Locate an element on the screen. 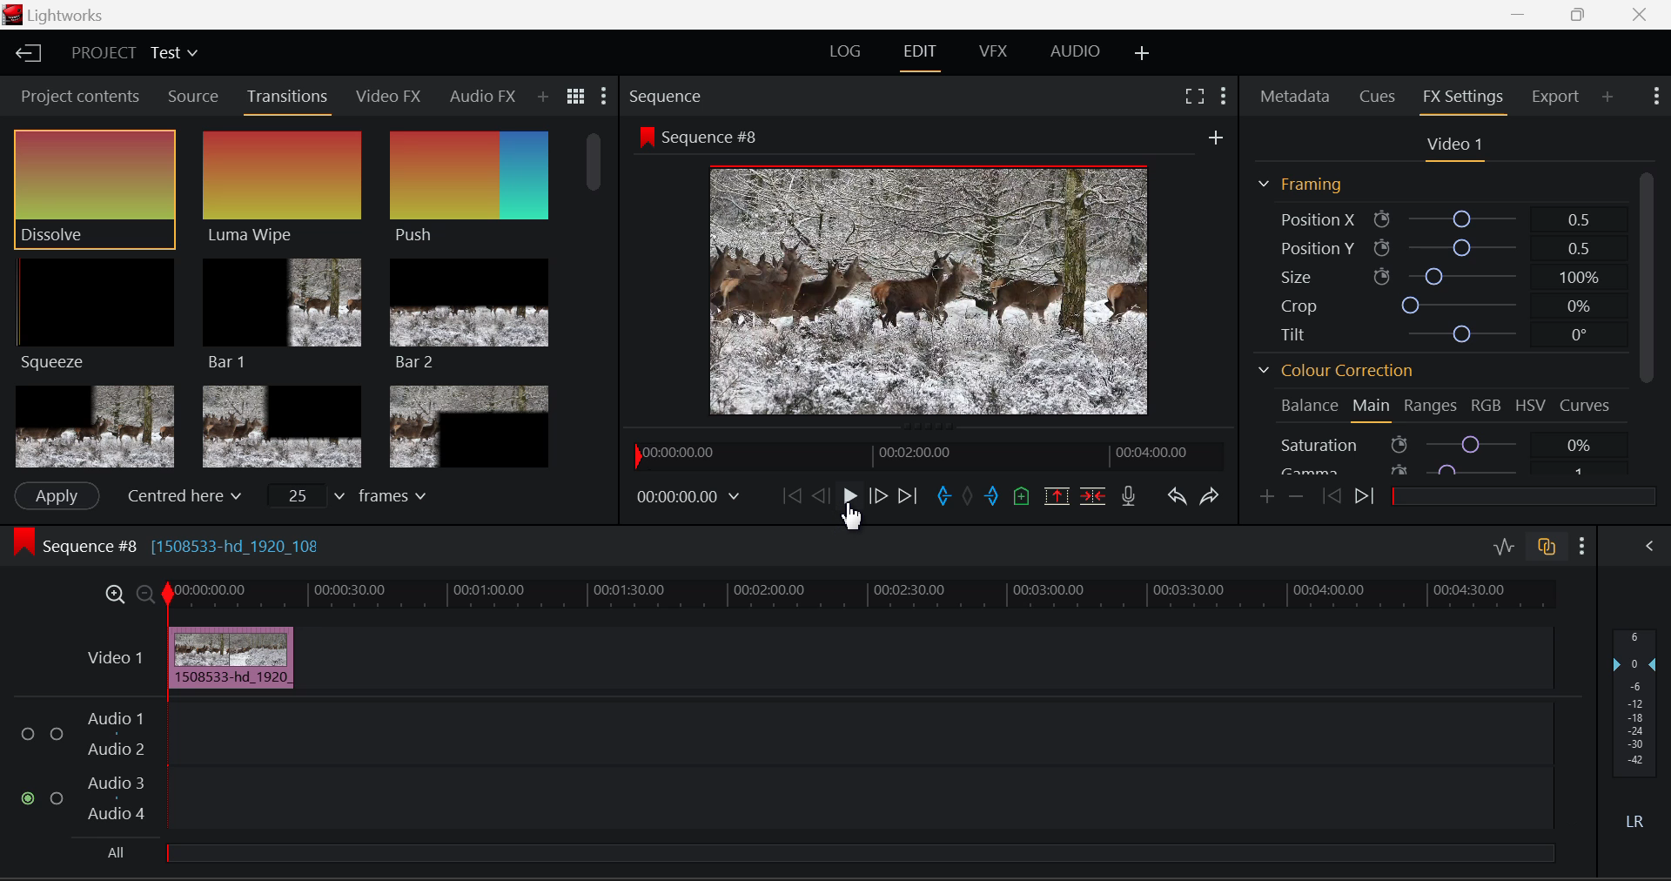  Mark In Point is located at coordinates (944, 499).